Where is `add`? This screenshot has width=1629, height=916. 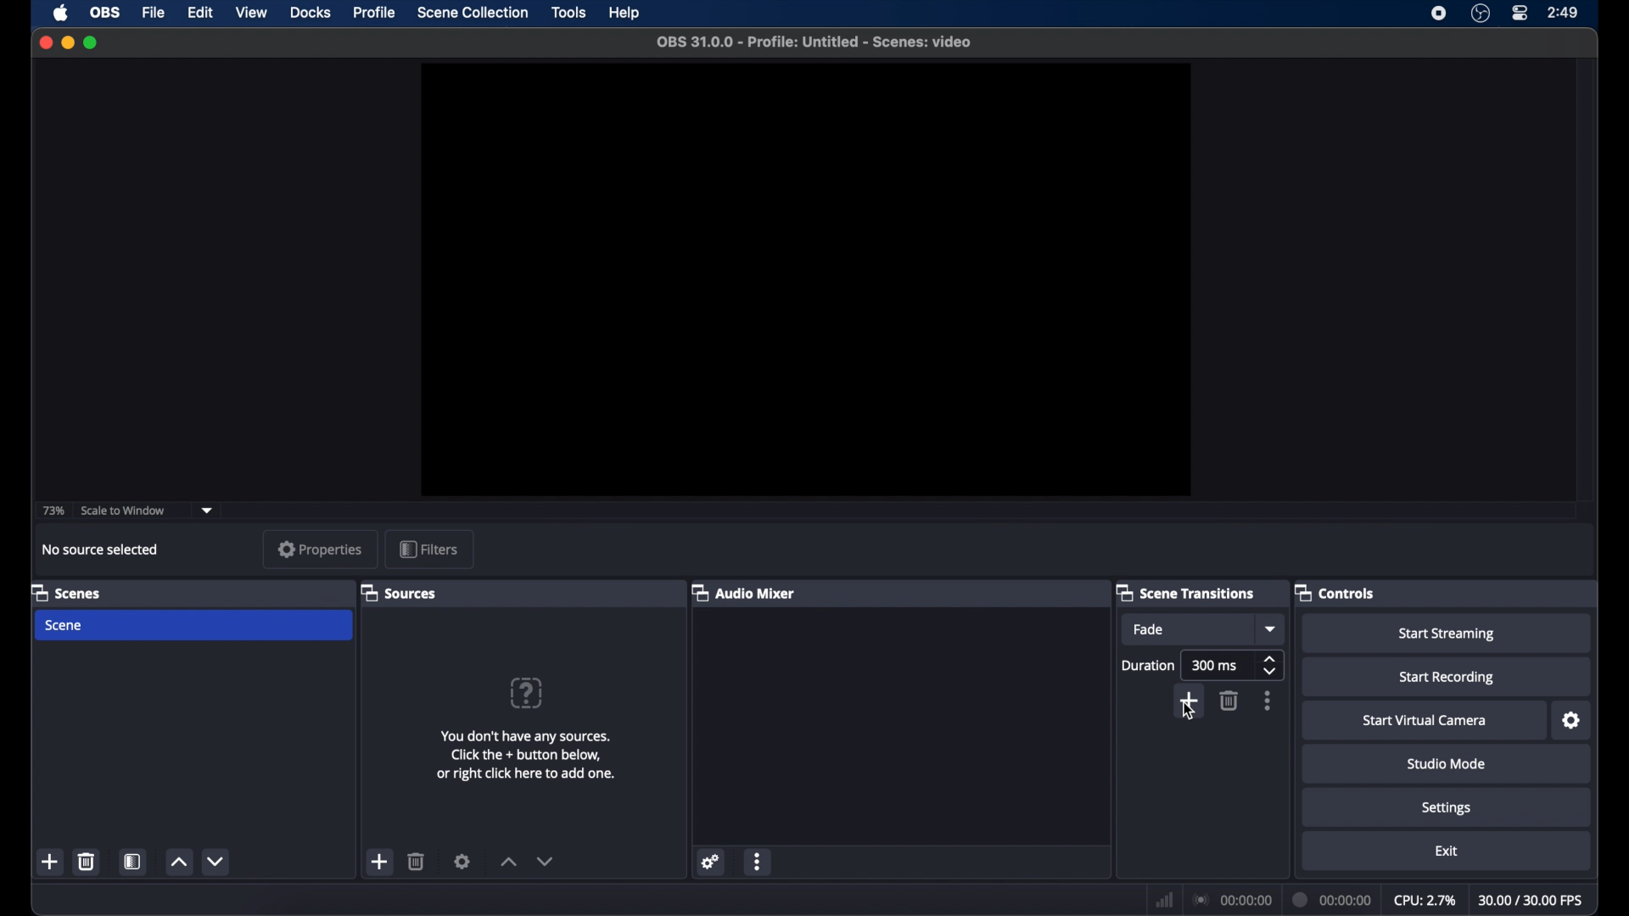
add is located at coordinates (51, 863).